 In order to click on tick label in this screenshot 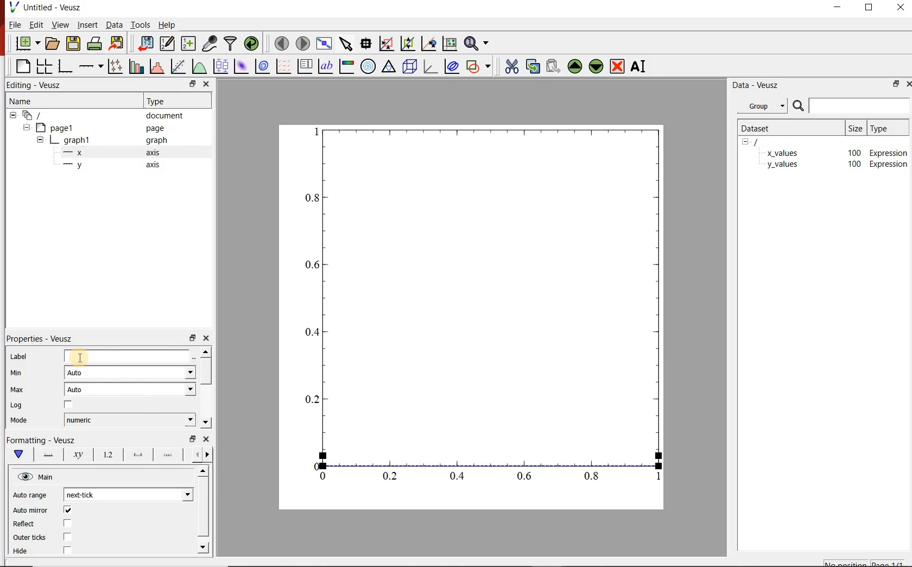, I will do `click(109, 455)`.